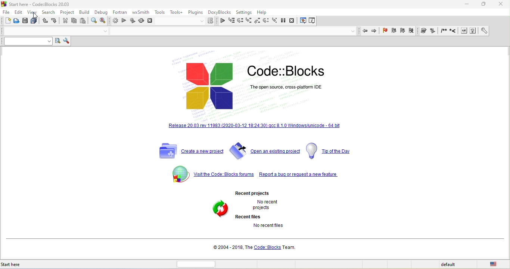 This screenshot has height=269, width=510. What do you see at coordinates (188, 22) in the screenshot?
I see `select target dialogue` at bounding box center [188, 22].